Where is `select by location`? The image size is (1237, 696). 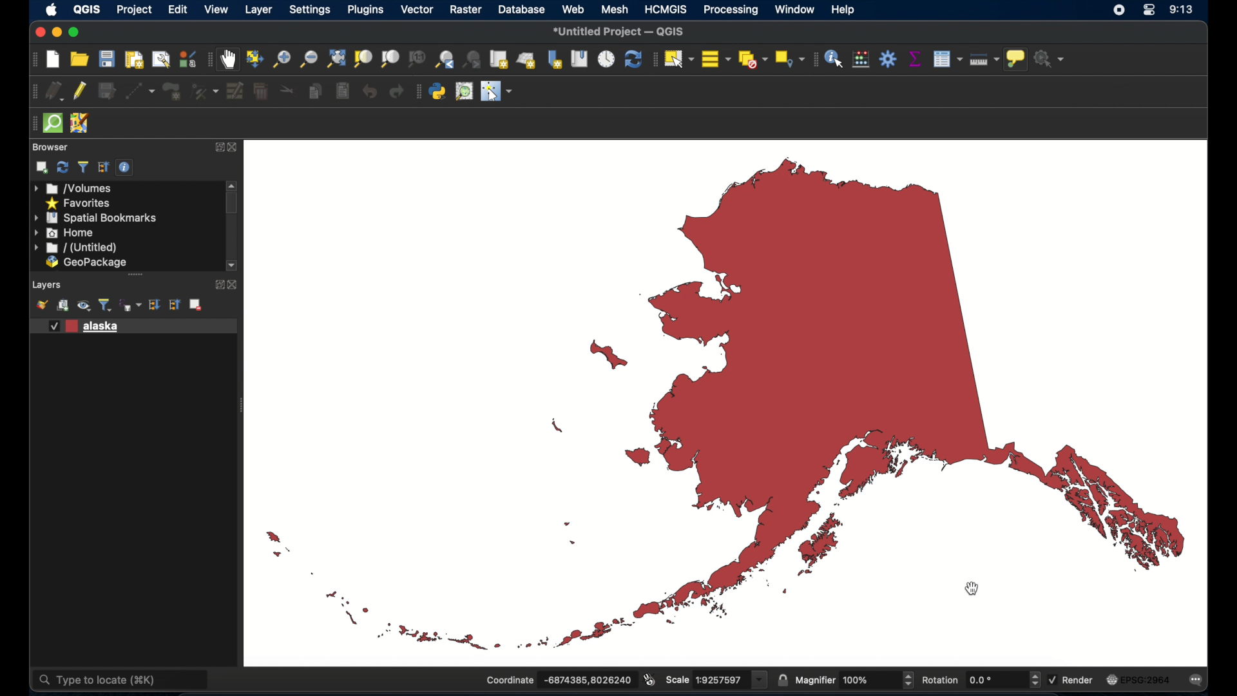 select by location is located at coordinates (791, 59).